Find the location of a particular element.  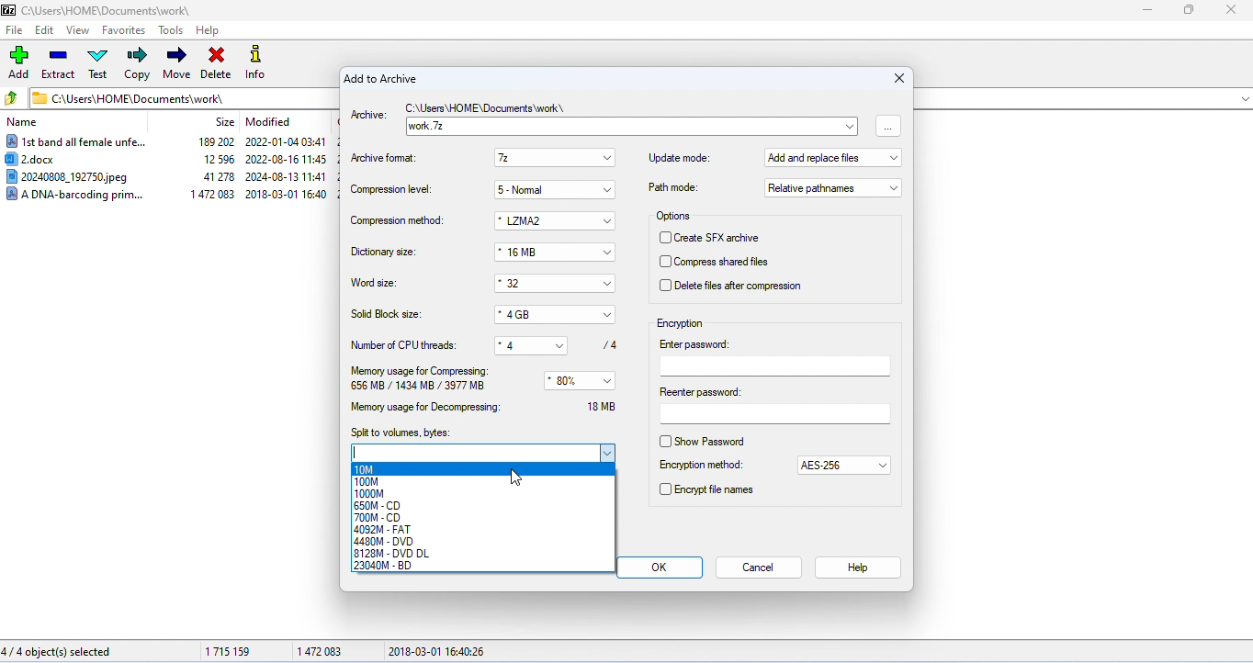

ok is located at coordinates (660, 568).